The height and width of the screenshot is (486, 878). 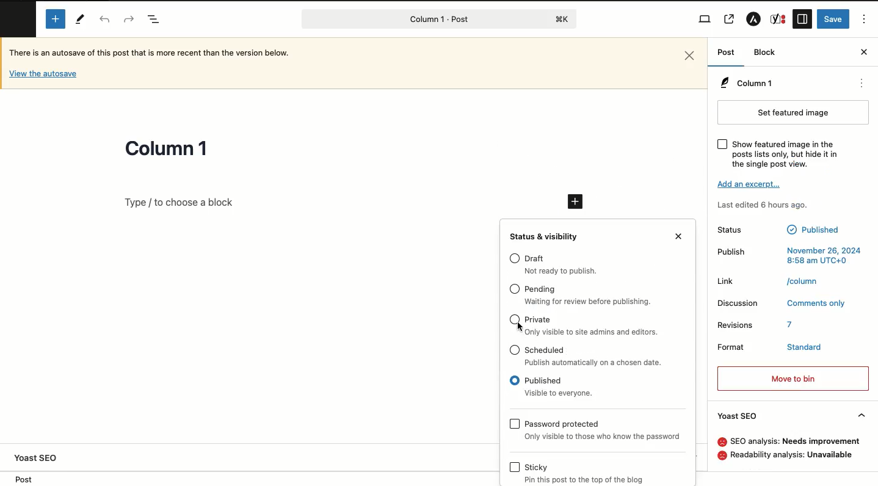 What do you see at coordinates (815, 231) in the screenshot?
I see `Published ` at bounding box center [815, 231].